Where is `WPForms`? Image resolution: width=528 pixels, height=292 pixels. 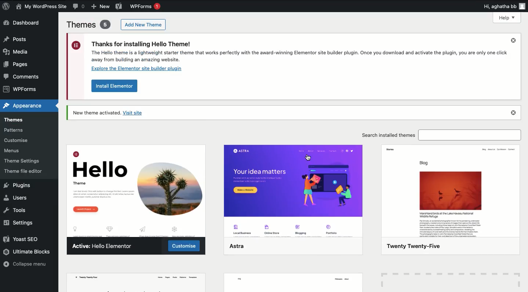 WPForms is located at coordinates (147, 7).